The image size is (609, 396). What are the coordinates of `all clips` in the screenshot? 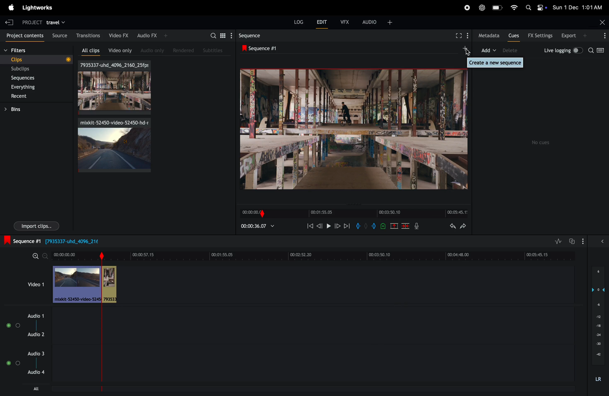 It's located at (92, 51).